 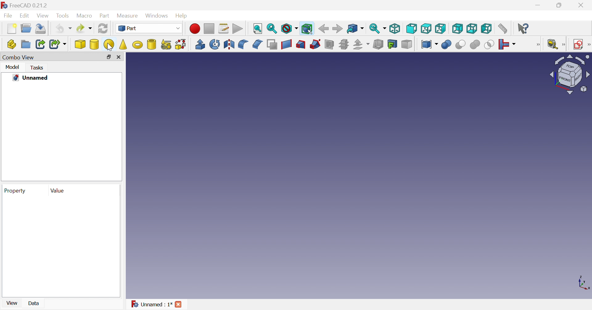 What do you see at coordinates (4, 5) in the screenshot?
I see `logo` at bounding box center [4, 5].